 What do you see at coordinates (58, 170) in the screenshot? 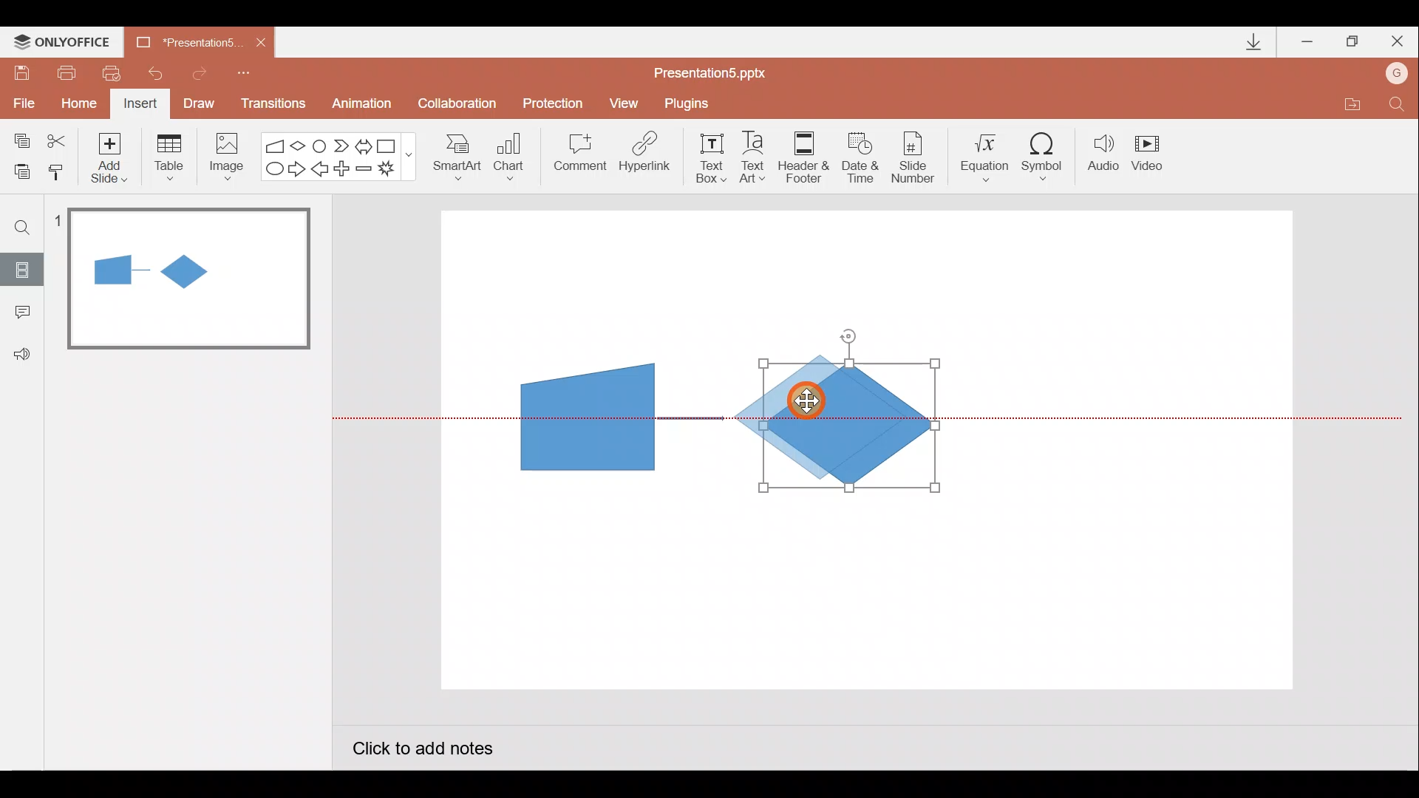
I see `Copy style` at bounding box center [58, 170].